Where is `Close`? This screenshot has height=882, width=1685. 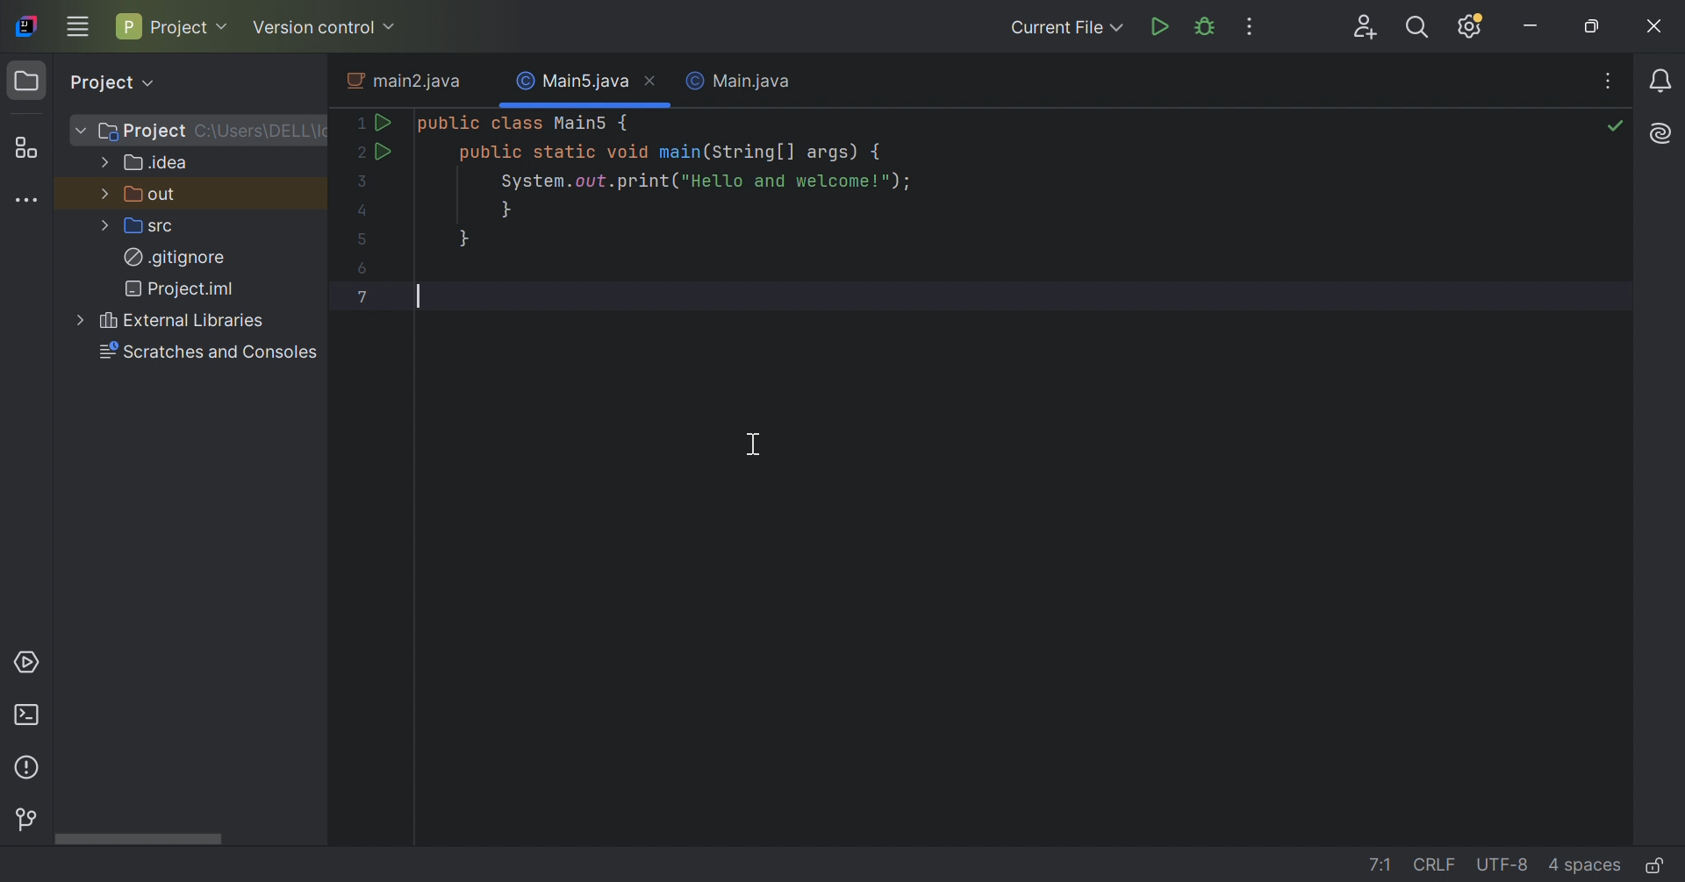 Close is located at coordinates (1653, 27).